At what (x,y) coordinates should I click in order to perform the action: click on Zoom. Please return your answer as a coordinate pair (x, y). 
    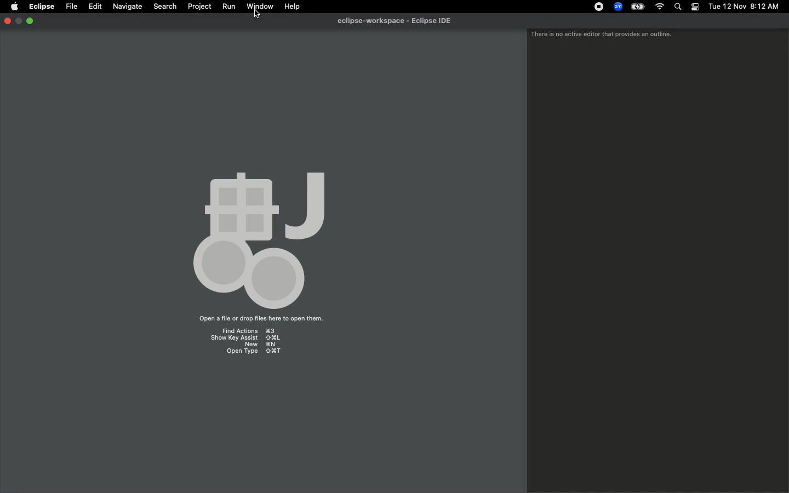
    Looking at the image, I should click on (616, 7).